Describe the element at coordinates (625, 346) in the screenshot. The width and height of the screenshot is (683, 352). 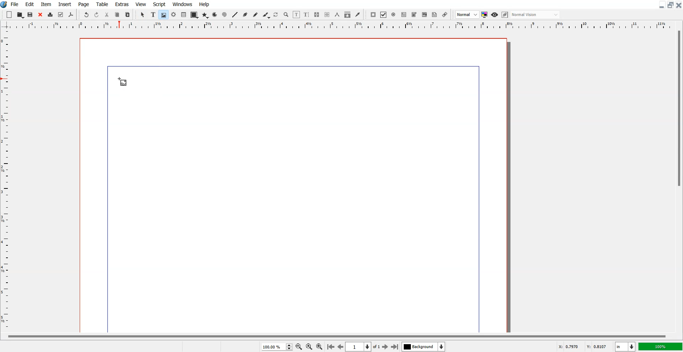
I see `Measurement in inches` at that location.